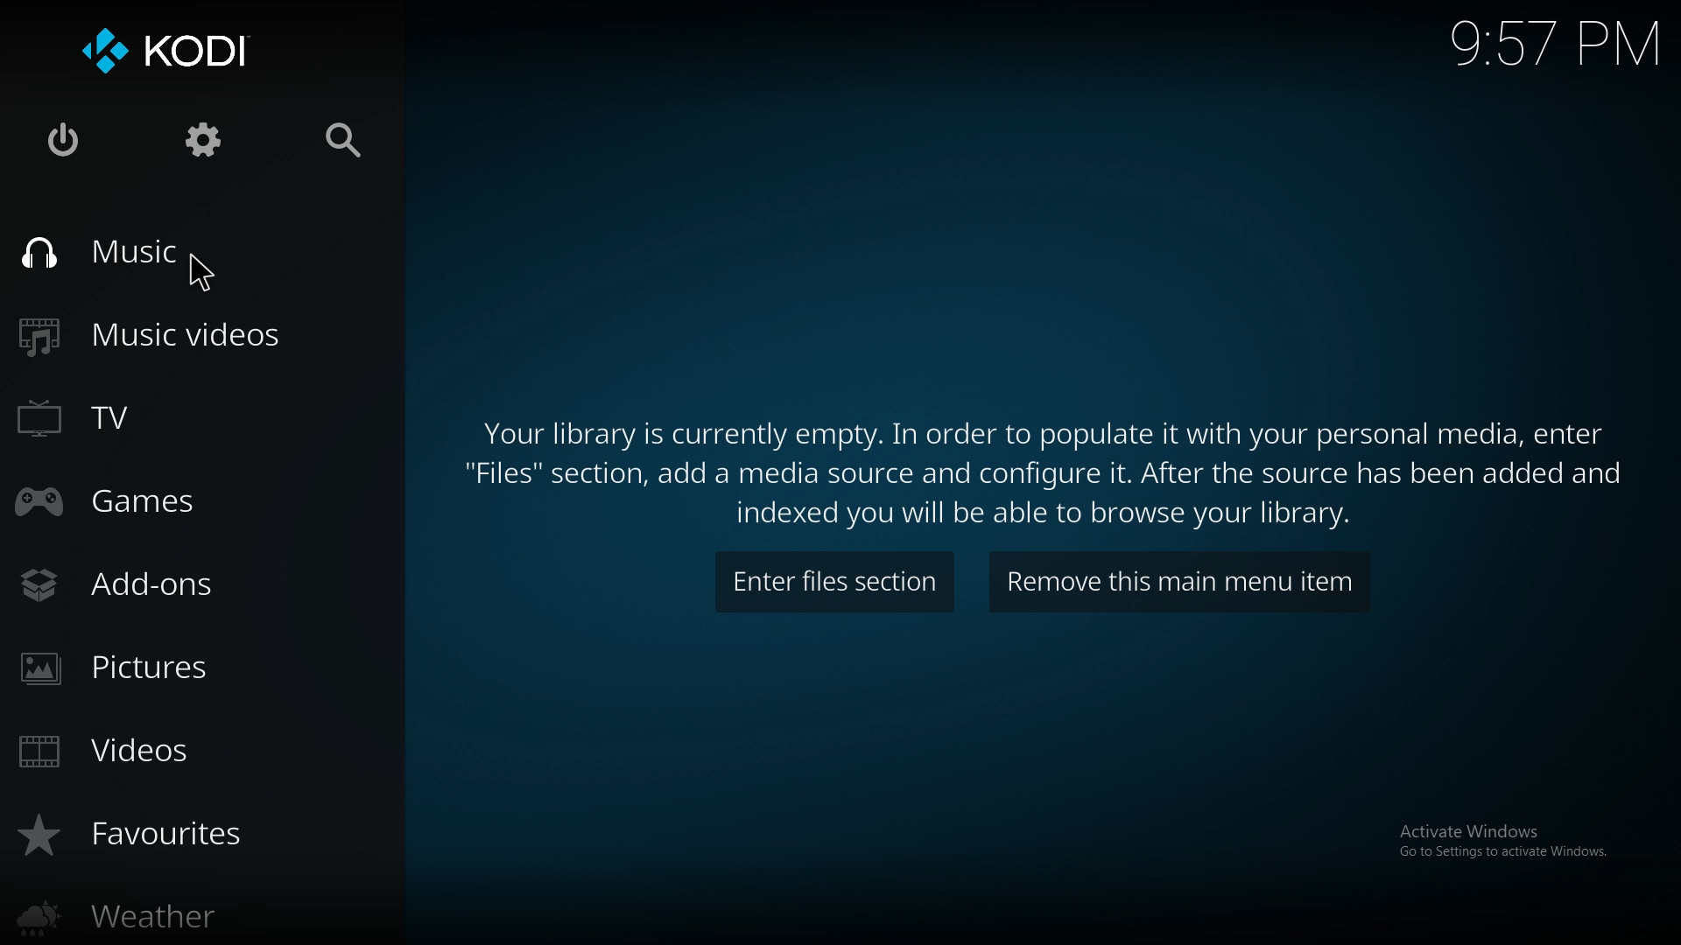 The height and width of the screenshot is (945, 1681). I want to click on Your library is currently empty. In order to populate it with your personal media, enter
"Files" section, add a media source and configure it. After the source has been added and
indexed you will be able to browse your library., so click(1042, 473).